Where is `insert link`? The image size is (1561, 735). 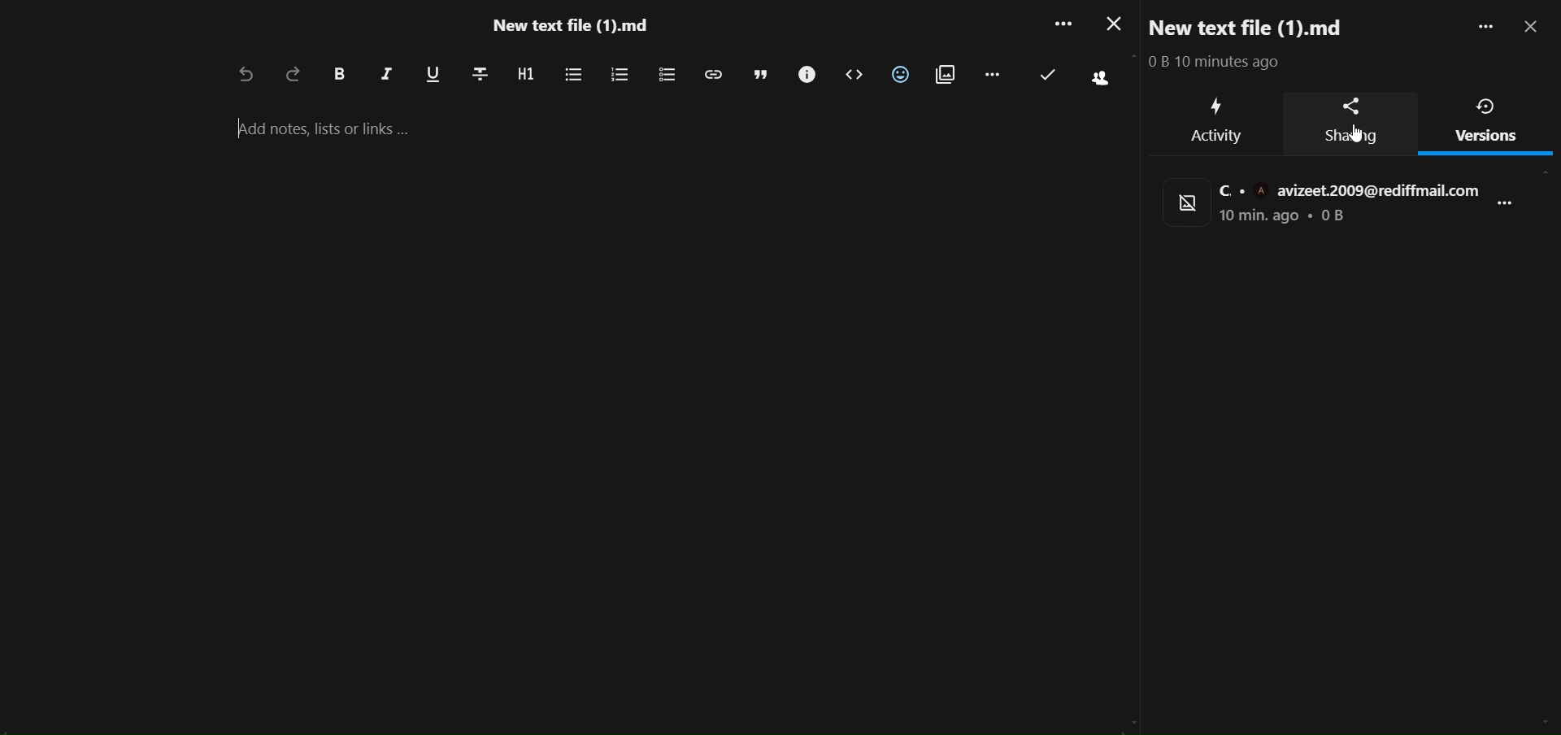 insert link is located at coordinates (712, 74).